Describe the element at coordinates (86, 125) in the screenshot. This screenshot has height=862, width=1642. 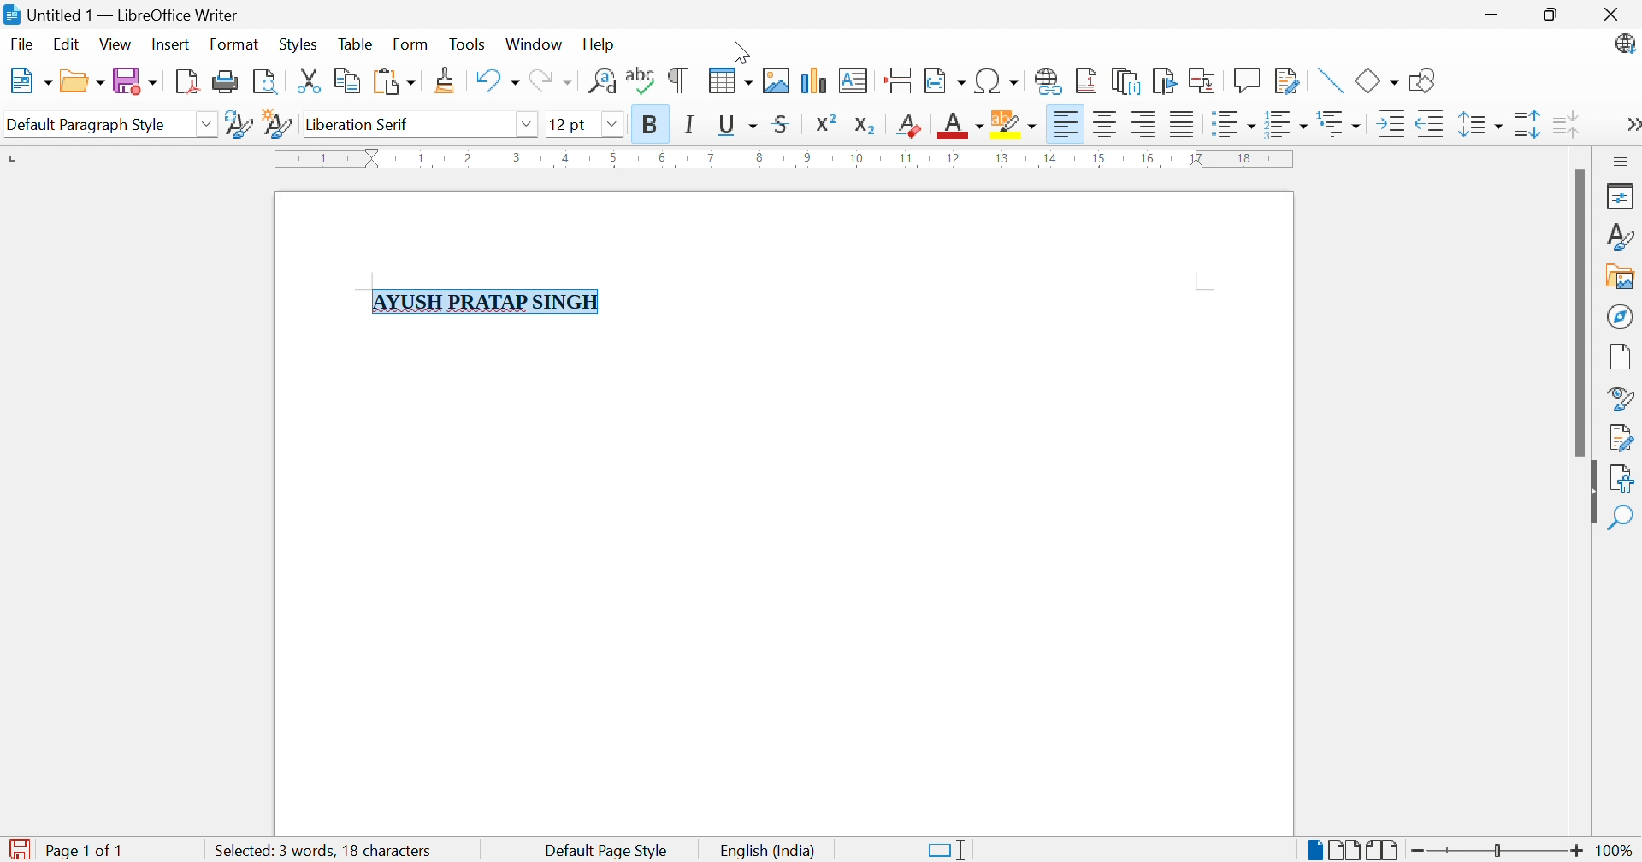
I see `Default Paragraph Style` at that location.